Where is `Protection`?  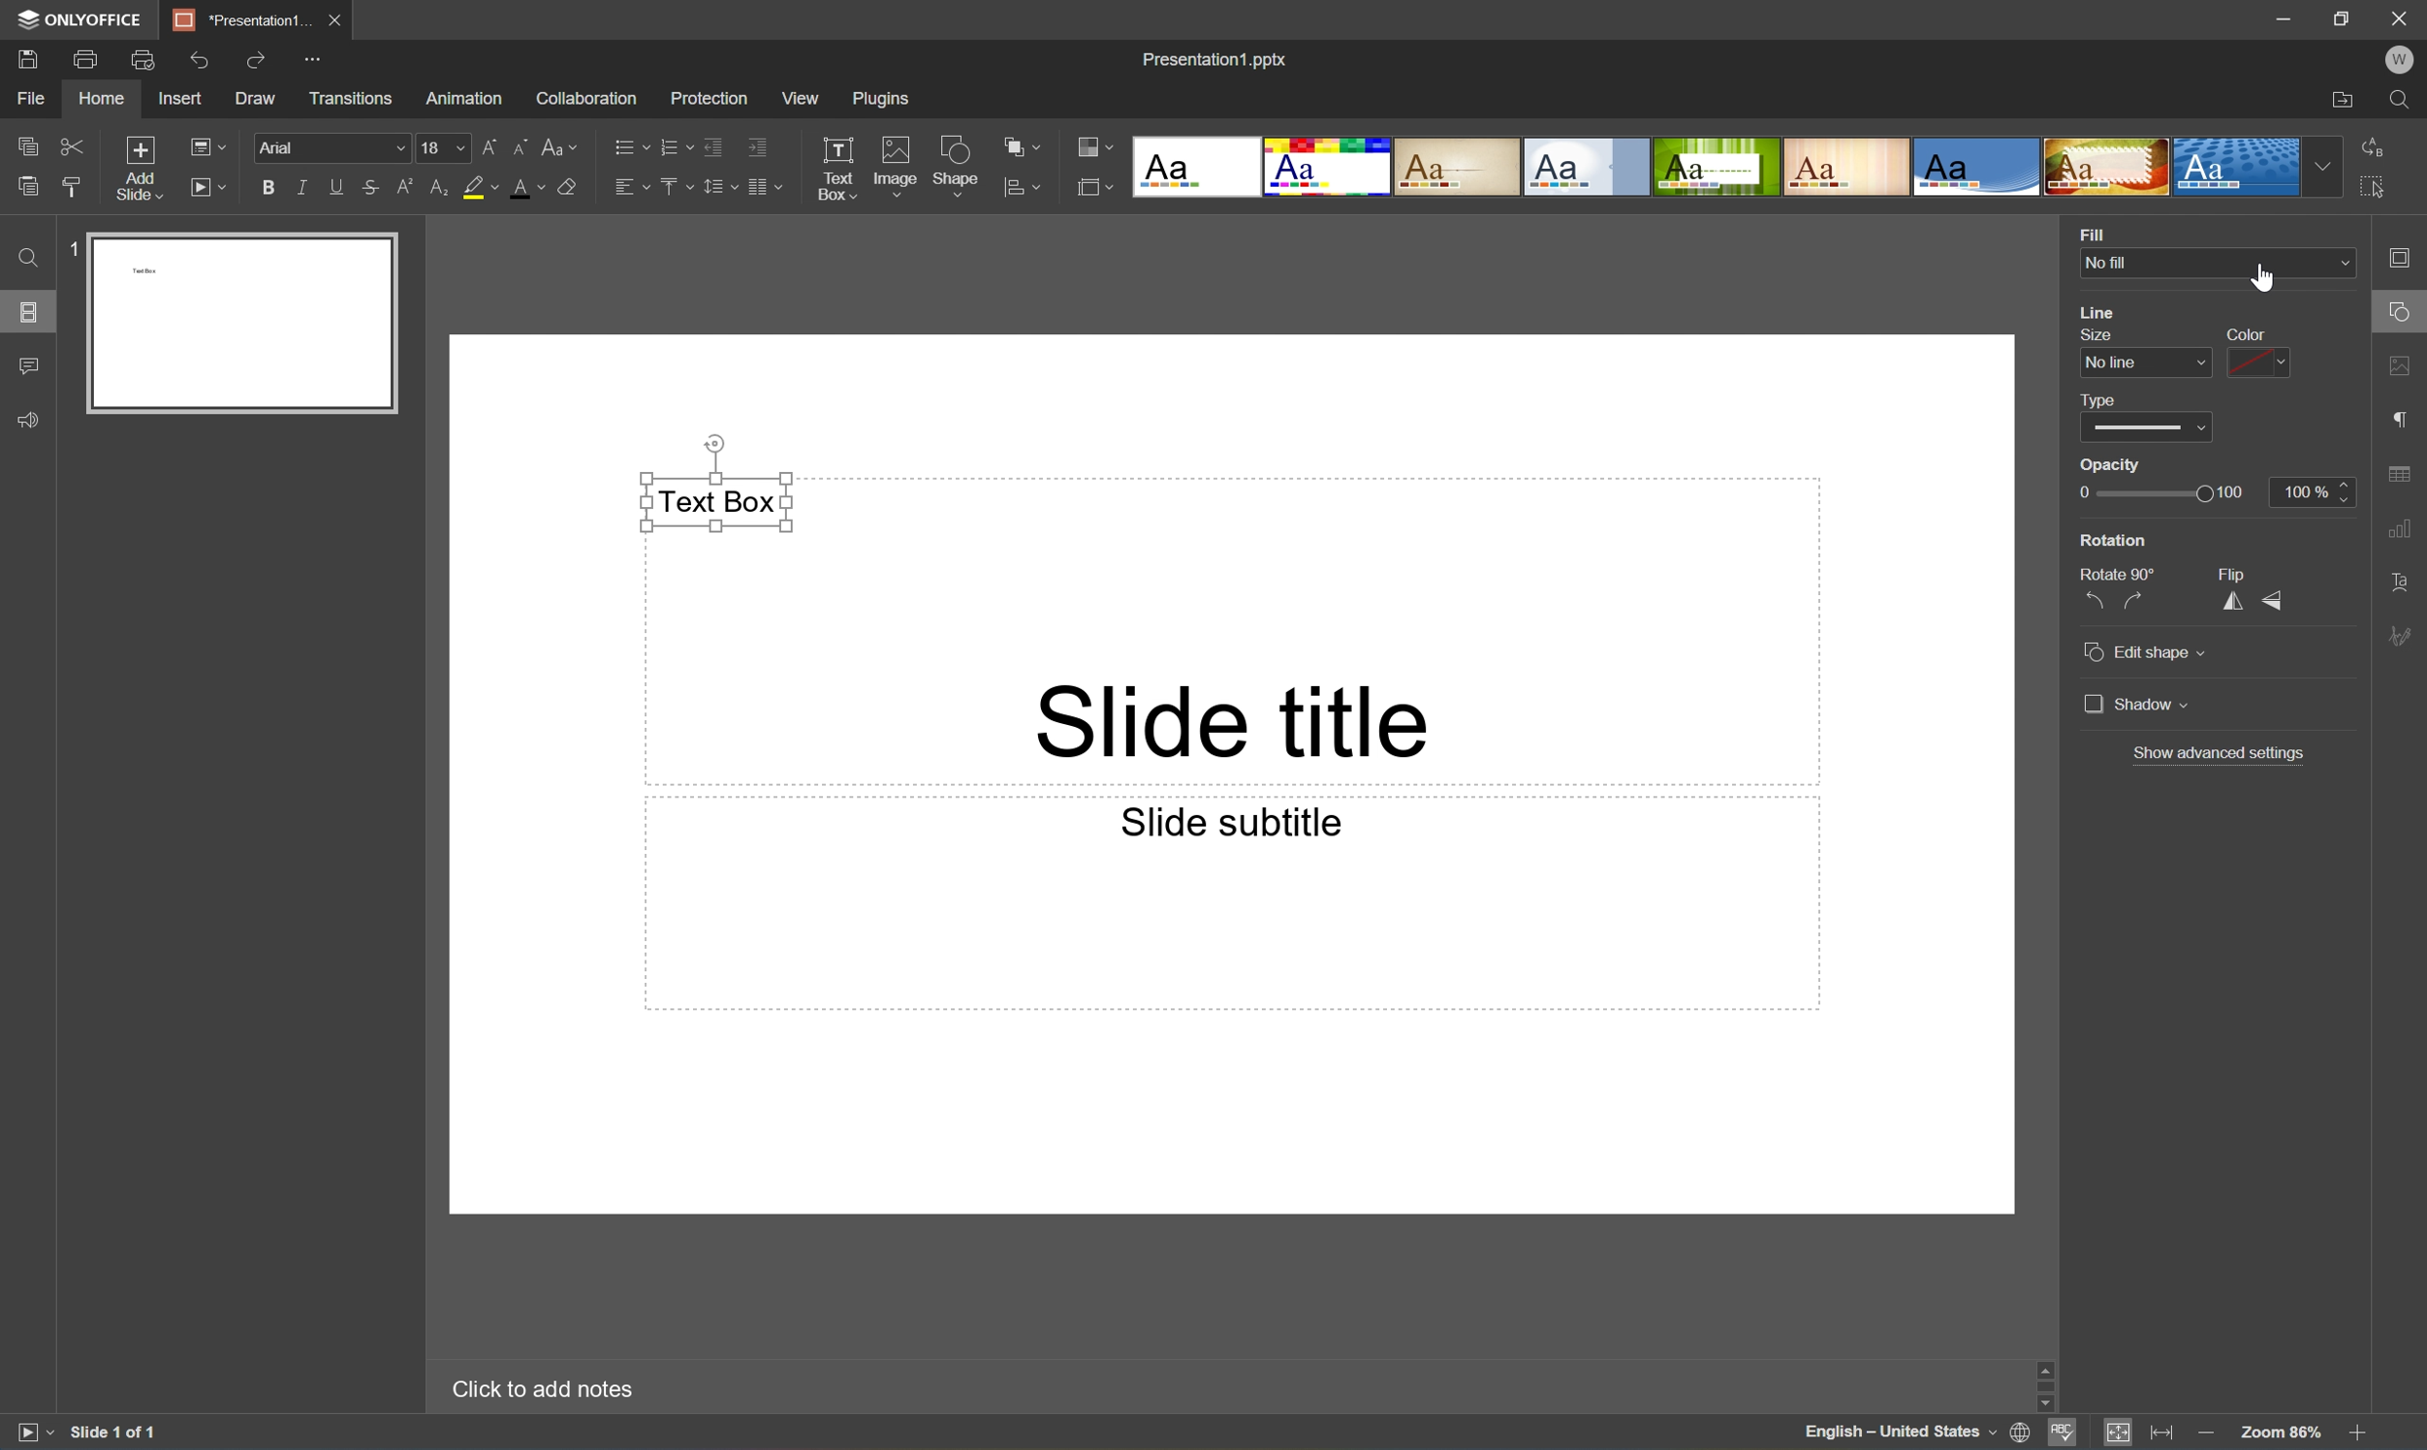
Protection is located at coordinates (712, 98).